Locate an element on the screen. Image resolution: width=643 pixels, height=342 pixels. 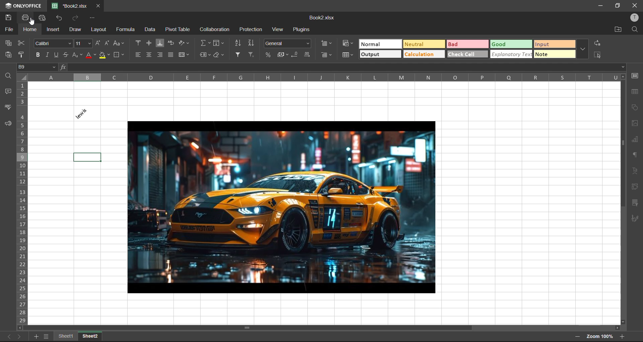
quick print is located at coordinates (43, 18).